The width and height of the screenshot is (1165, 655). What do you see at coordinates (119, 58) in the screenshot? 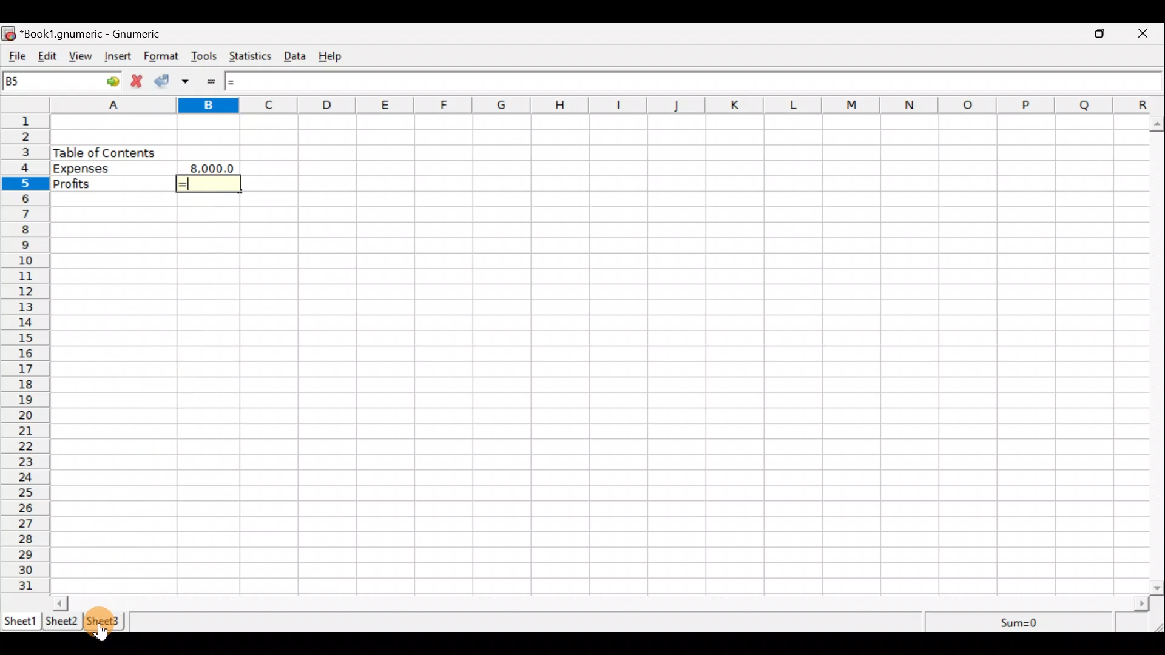
I see `Insert` at bounding box center [119, 58].